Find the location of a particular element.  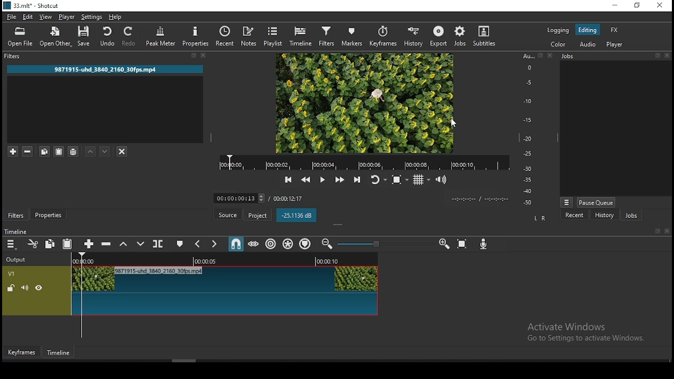

33.mlt* - Shotcut is located at coordinates (29, 6).